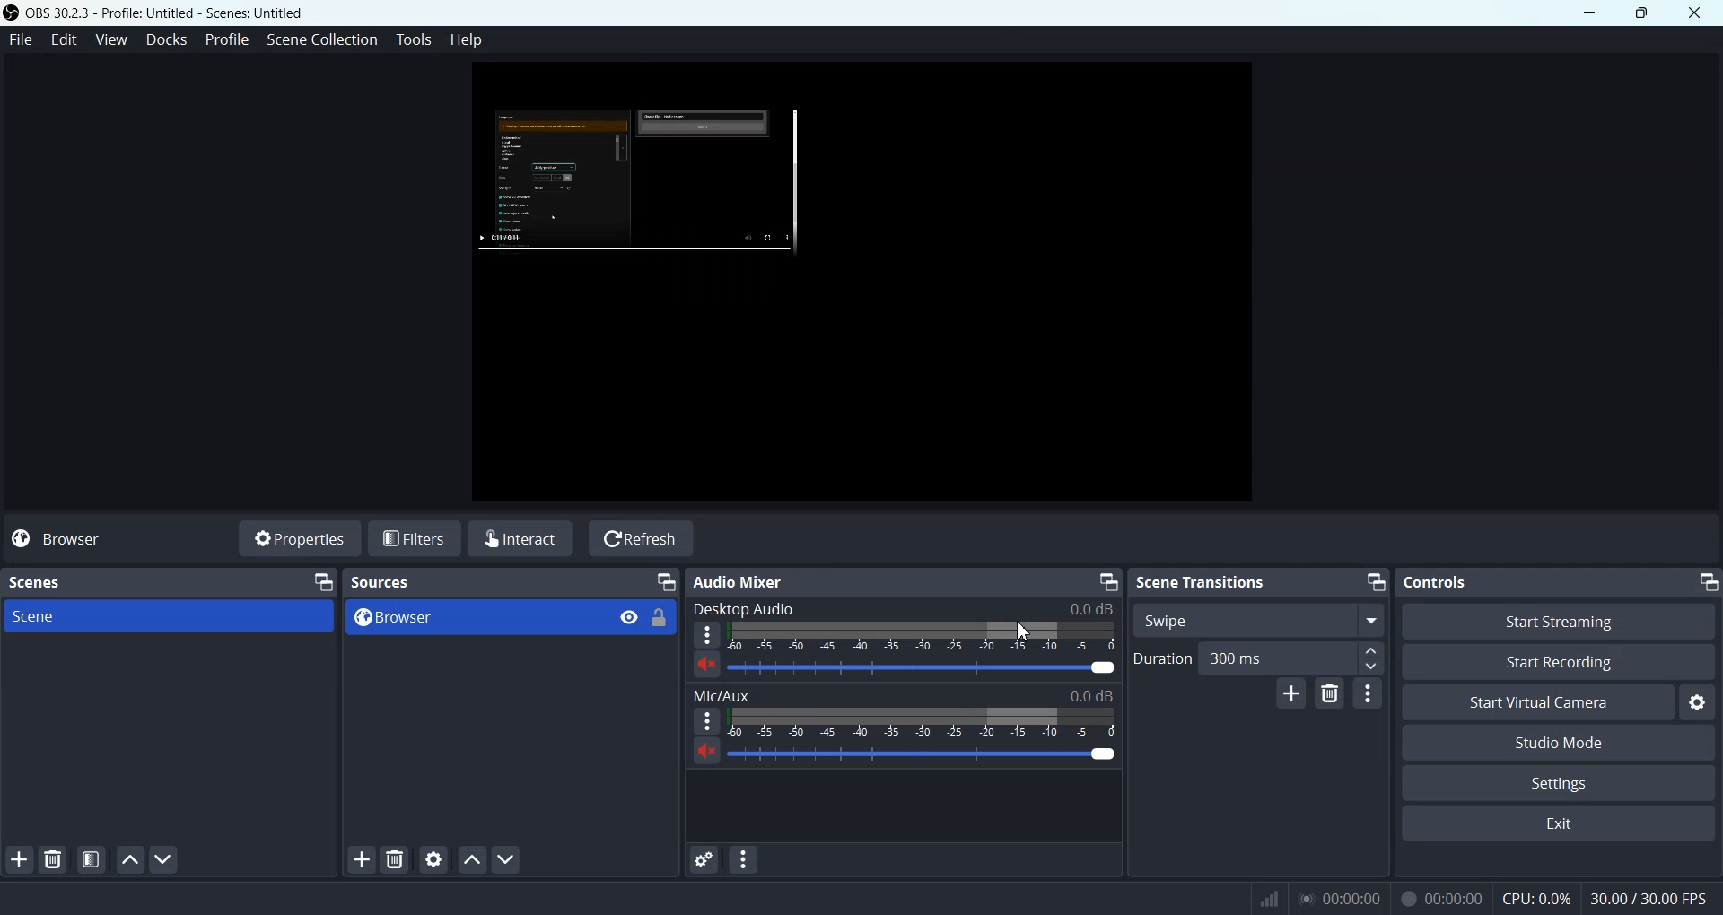 The width and height of the screenshot is (1723, 915). Describe the element at coordinates (641, 537) in the screenshot. I see `Refresh` at that location.